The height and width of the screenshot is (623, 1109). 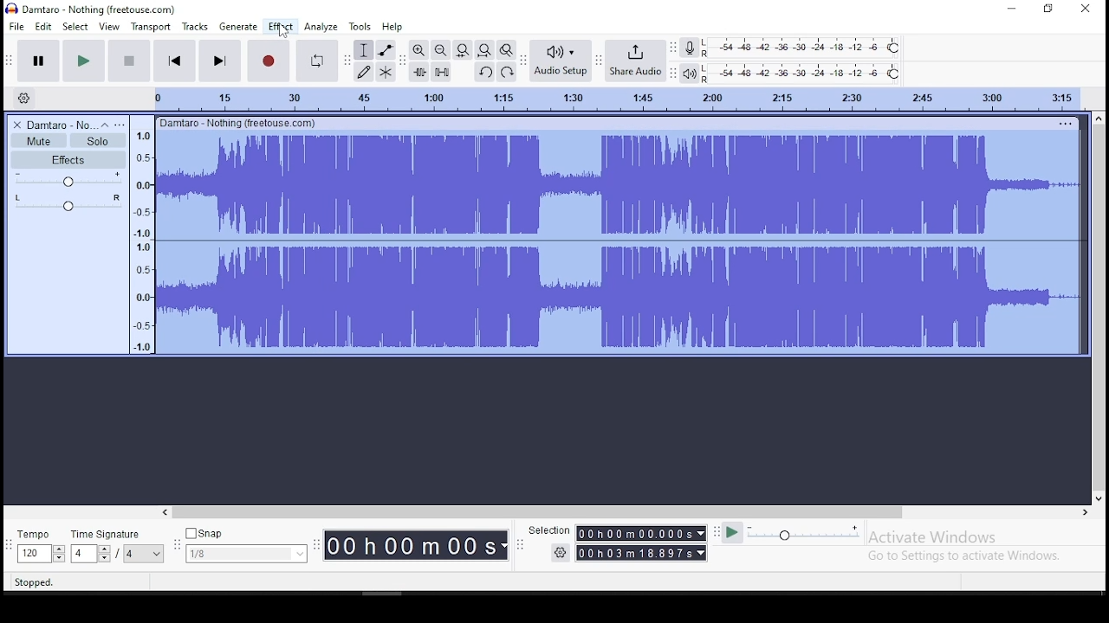 I want to click on tracks, so click(x=194, y=27).